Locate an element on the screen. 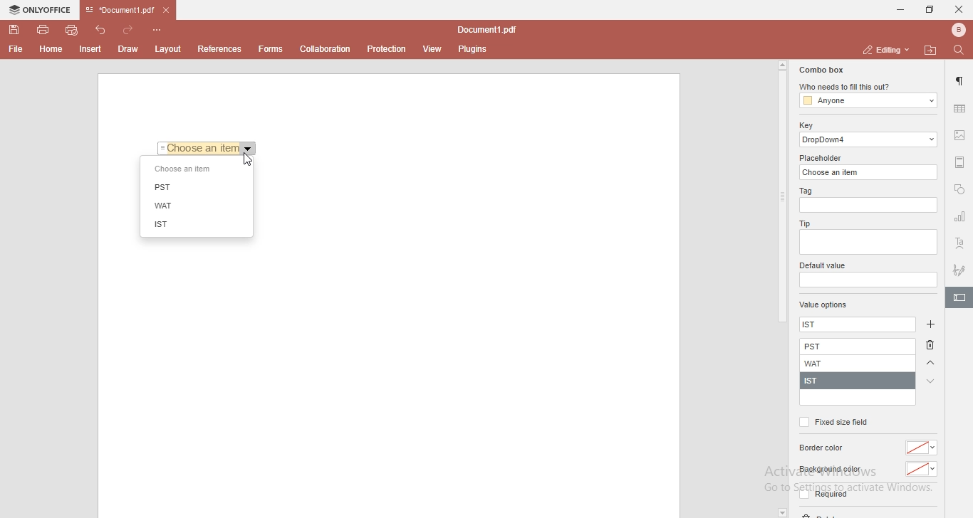  dropdown clicked is located at coordinates (249, 148).